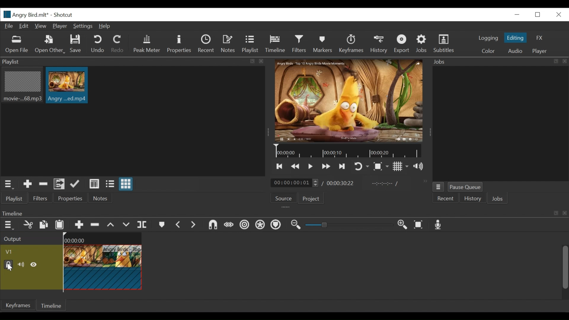 The image size is (569, 320). Describe the element at coordinates (439, 225) in the screenshot. I see `Record audio` at that location.